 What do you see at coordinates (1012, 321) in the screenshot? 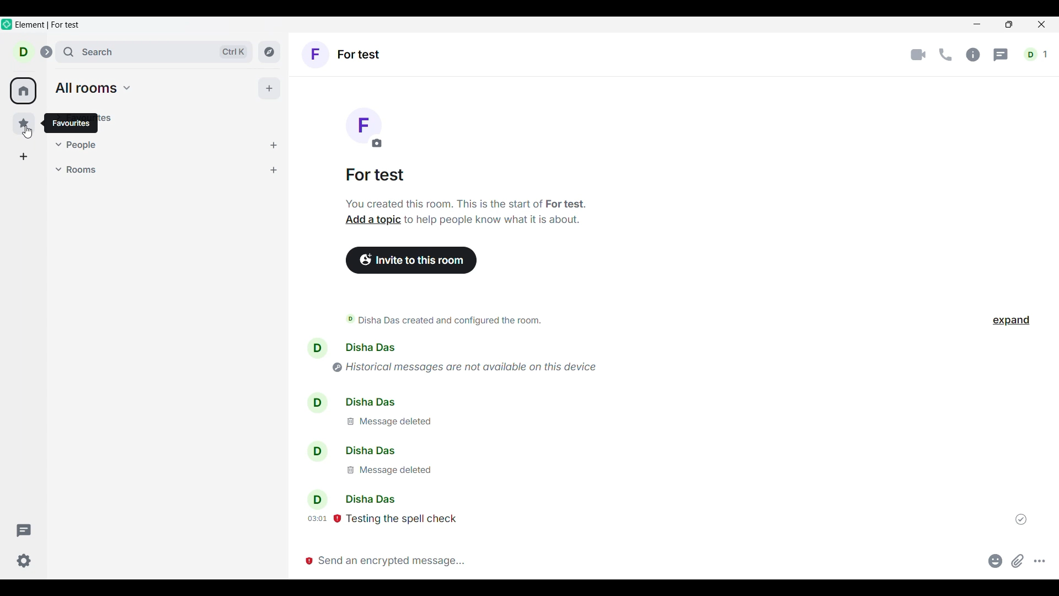
I see `Click to expand` at bounding box center [1012, 321].